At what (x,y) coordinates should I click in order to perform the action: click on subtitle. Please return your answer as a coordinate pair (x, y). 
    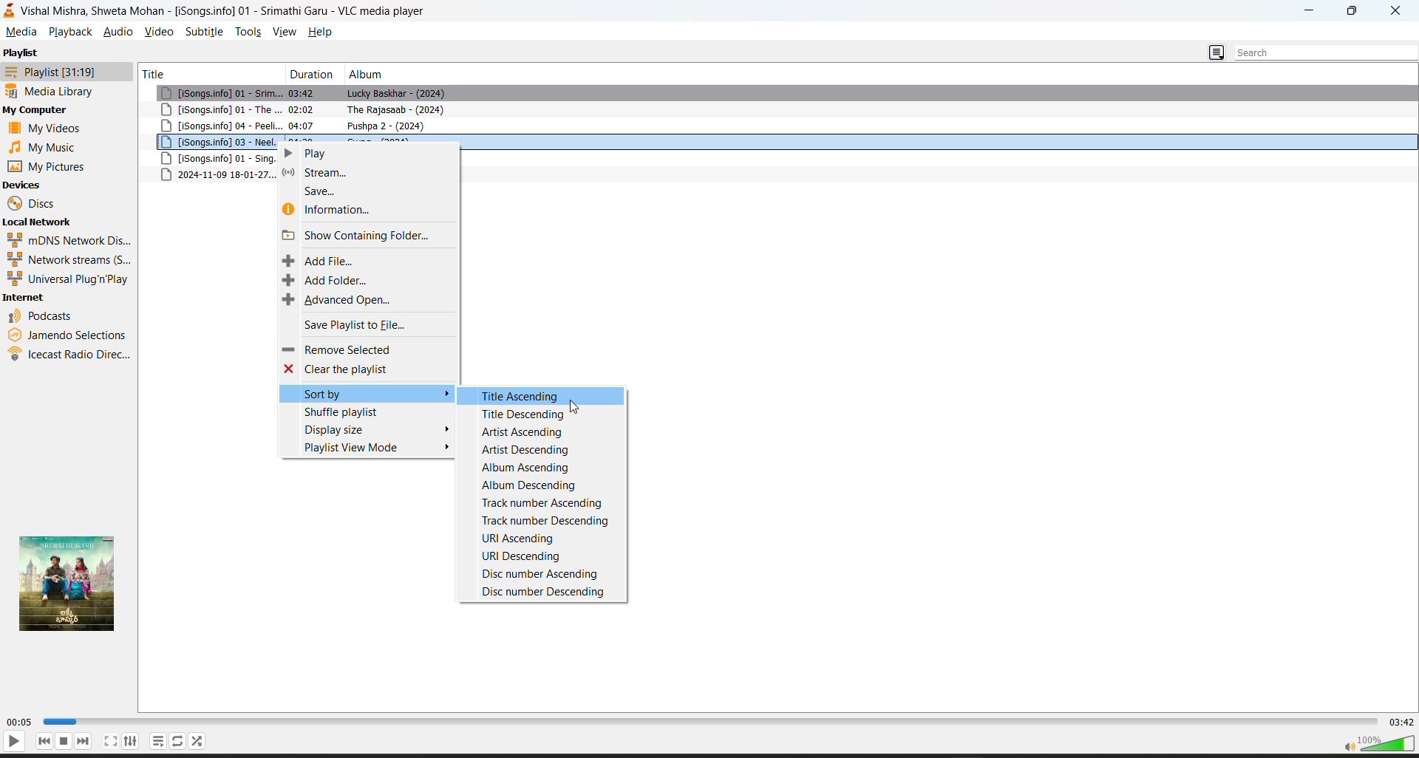
    Looking at the image, I should click on (205, 31).